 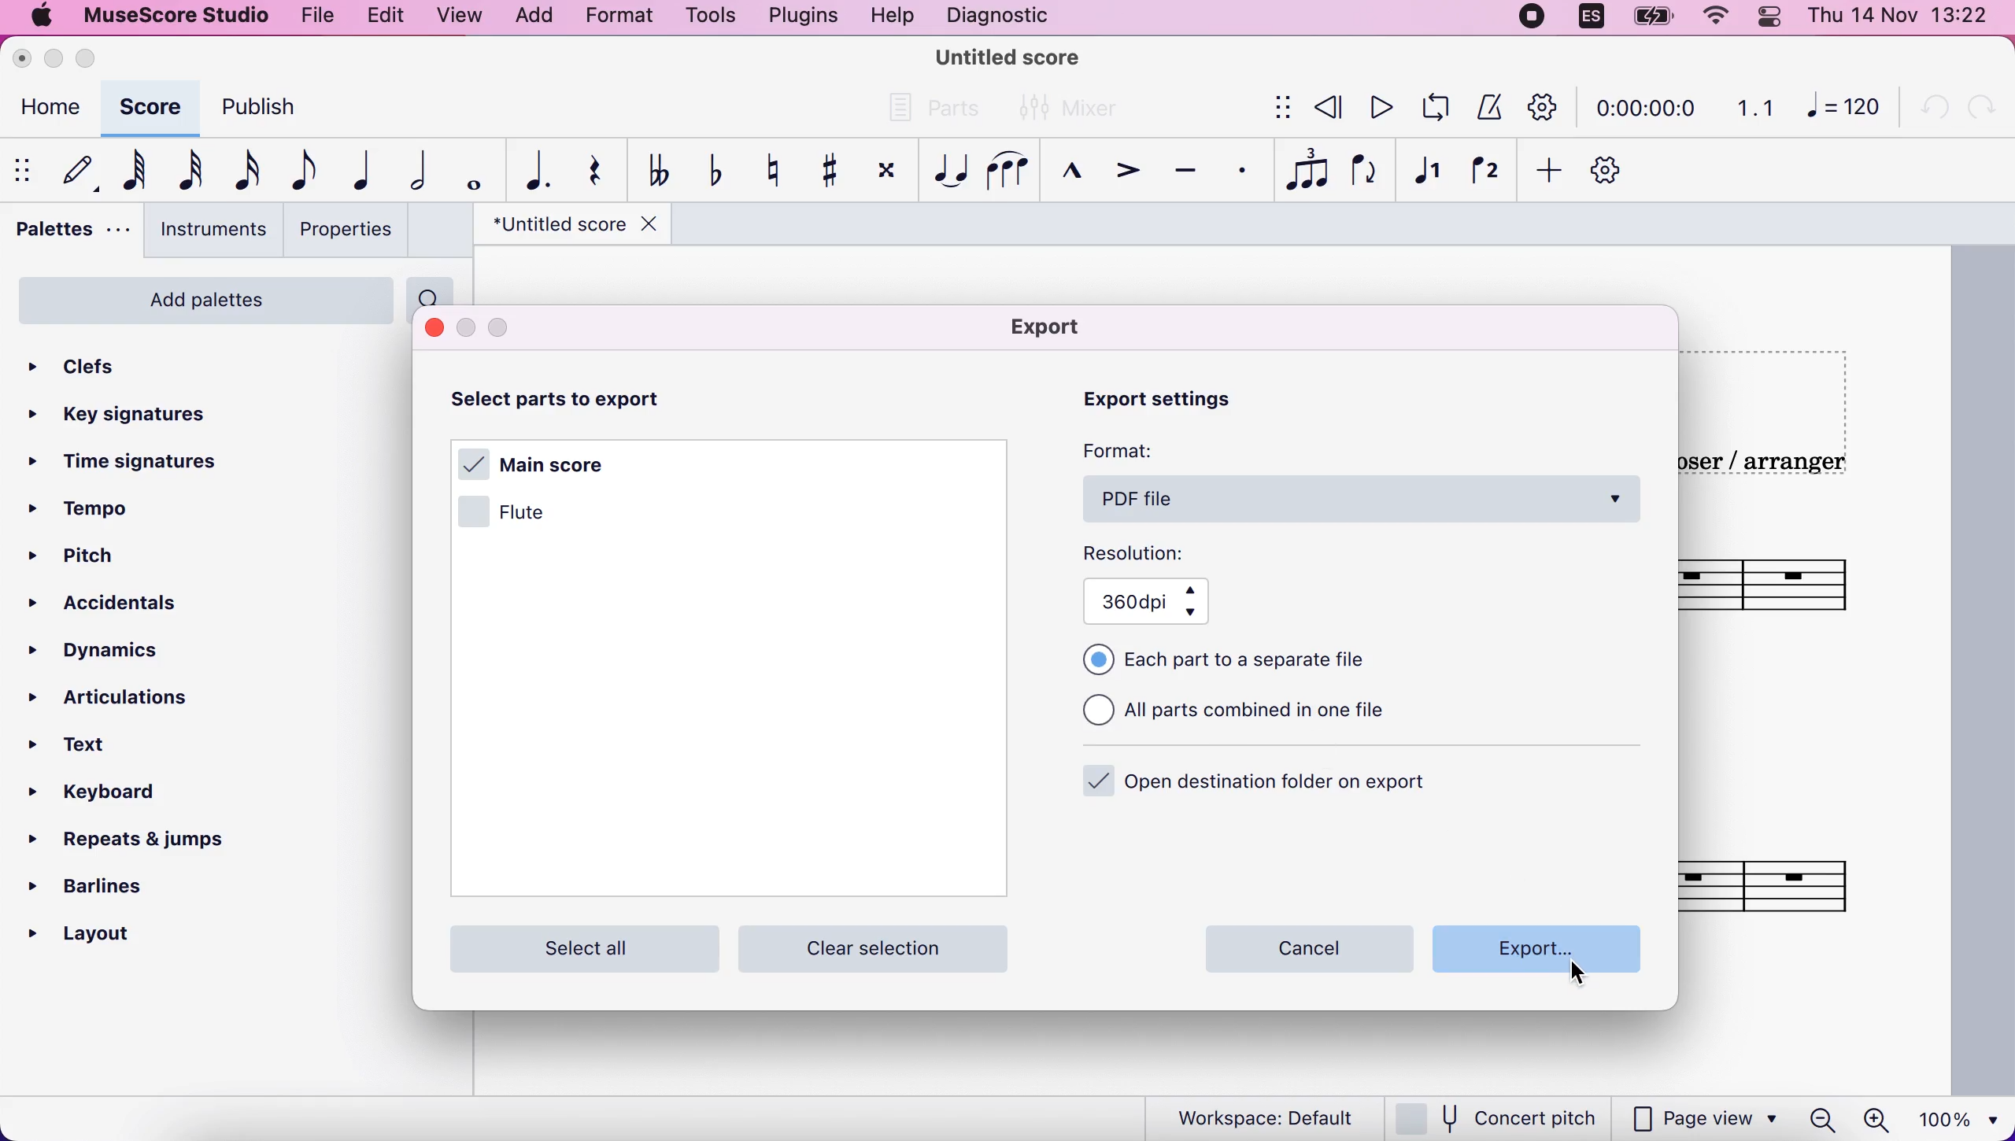 I want to click on edit, so click(x=380, y=18).